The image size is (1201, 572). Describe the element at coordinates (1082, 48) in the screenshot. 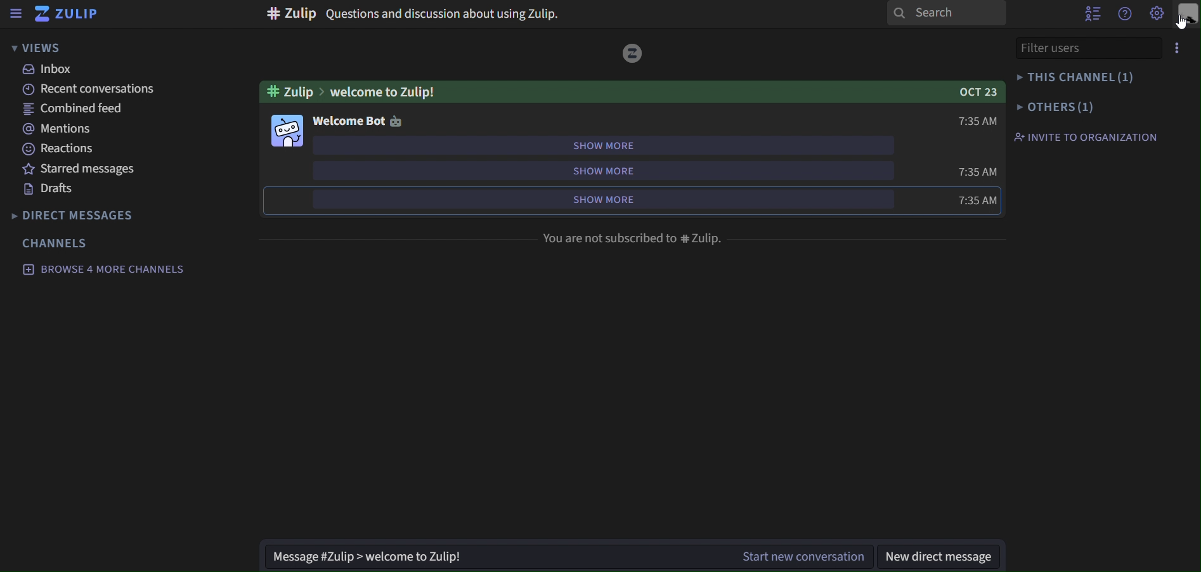

I see `filter users` at that location.